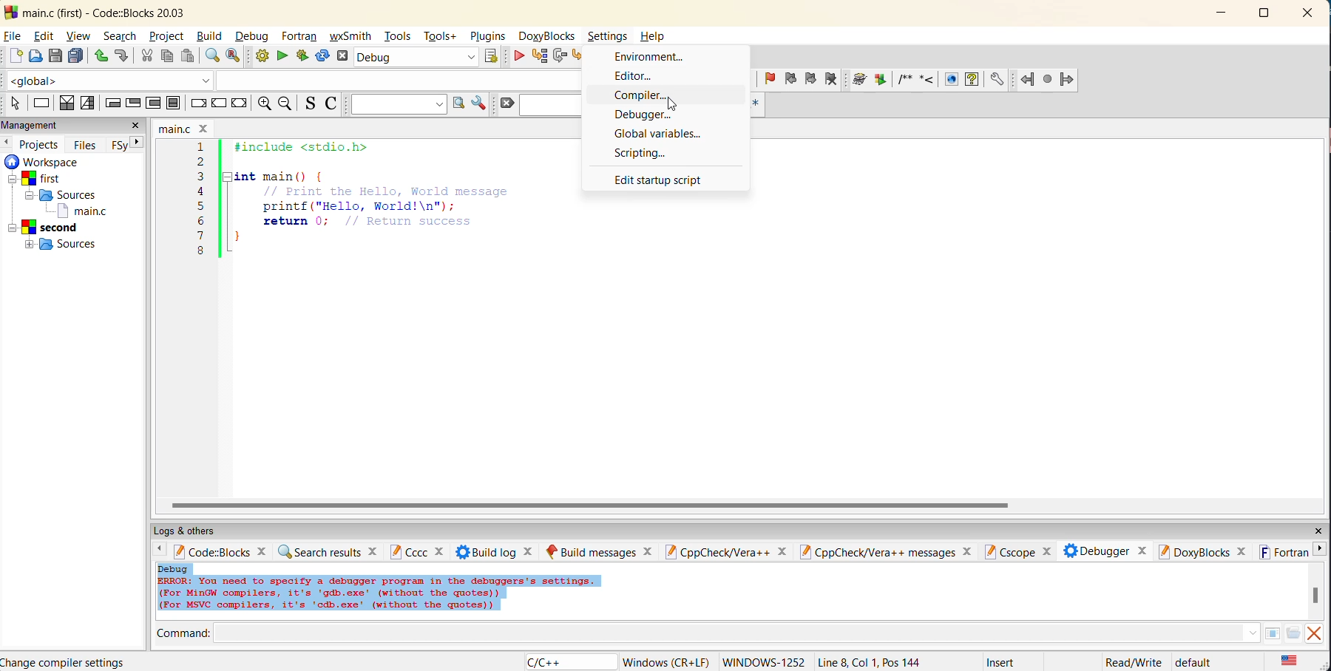  Describe the element at coordinates (39, 144) in the screenshot. I see `projects` at that location.